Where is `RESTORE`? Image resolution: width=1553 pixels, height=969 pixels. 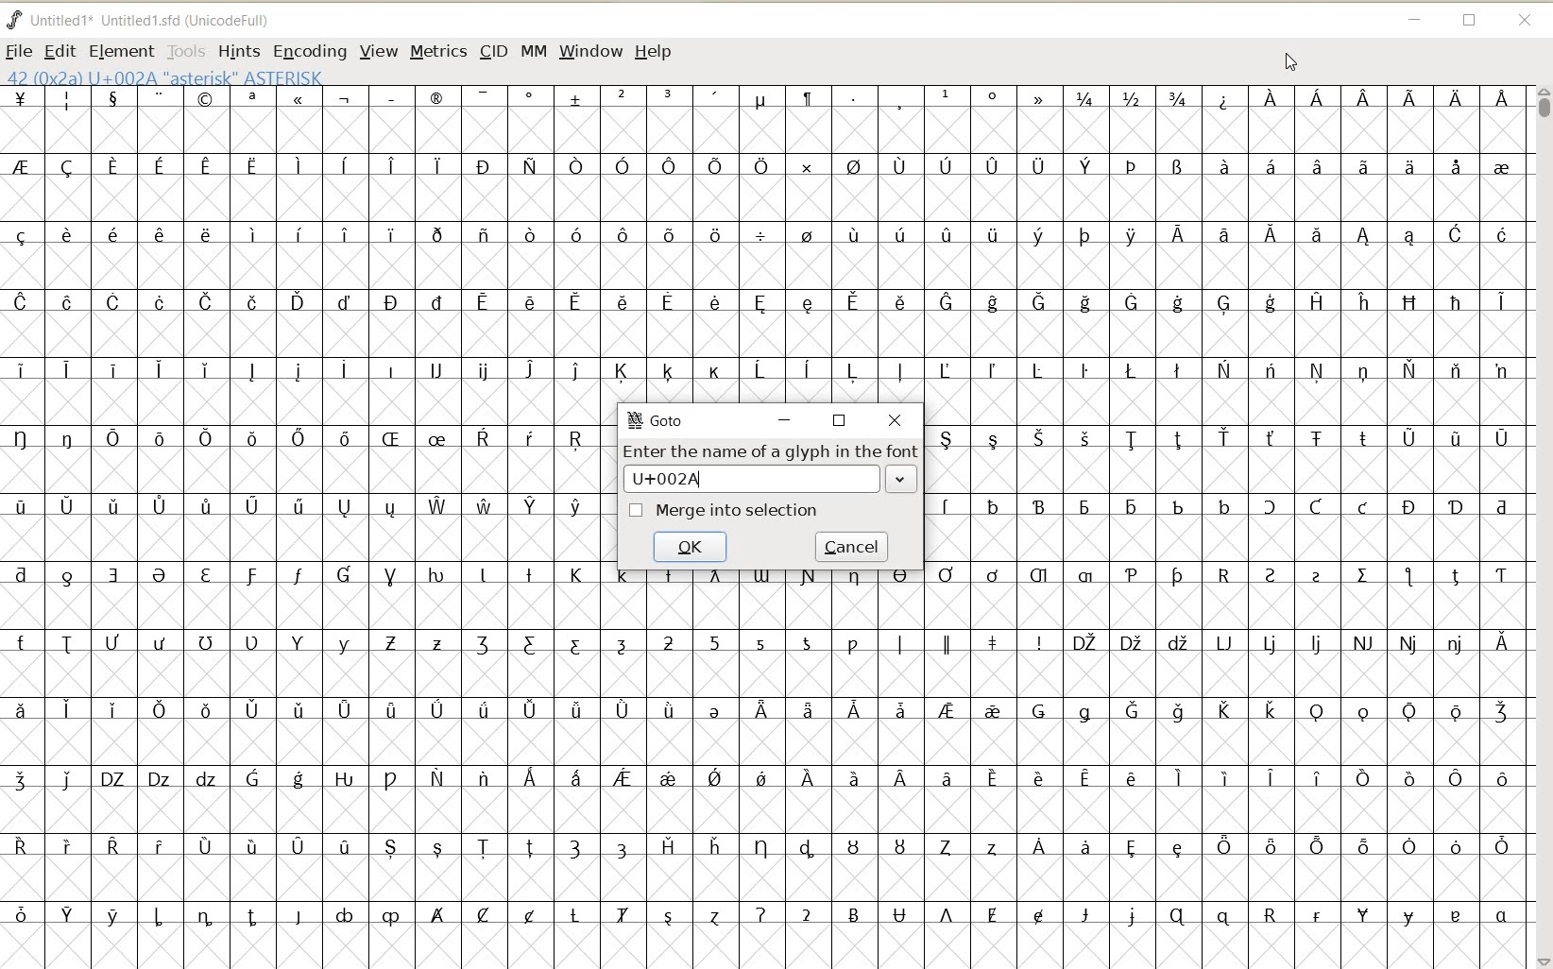
RESTORE is located at coordinates (1470, 21).